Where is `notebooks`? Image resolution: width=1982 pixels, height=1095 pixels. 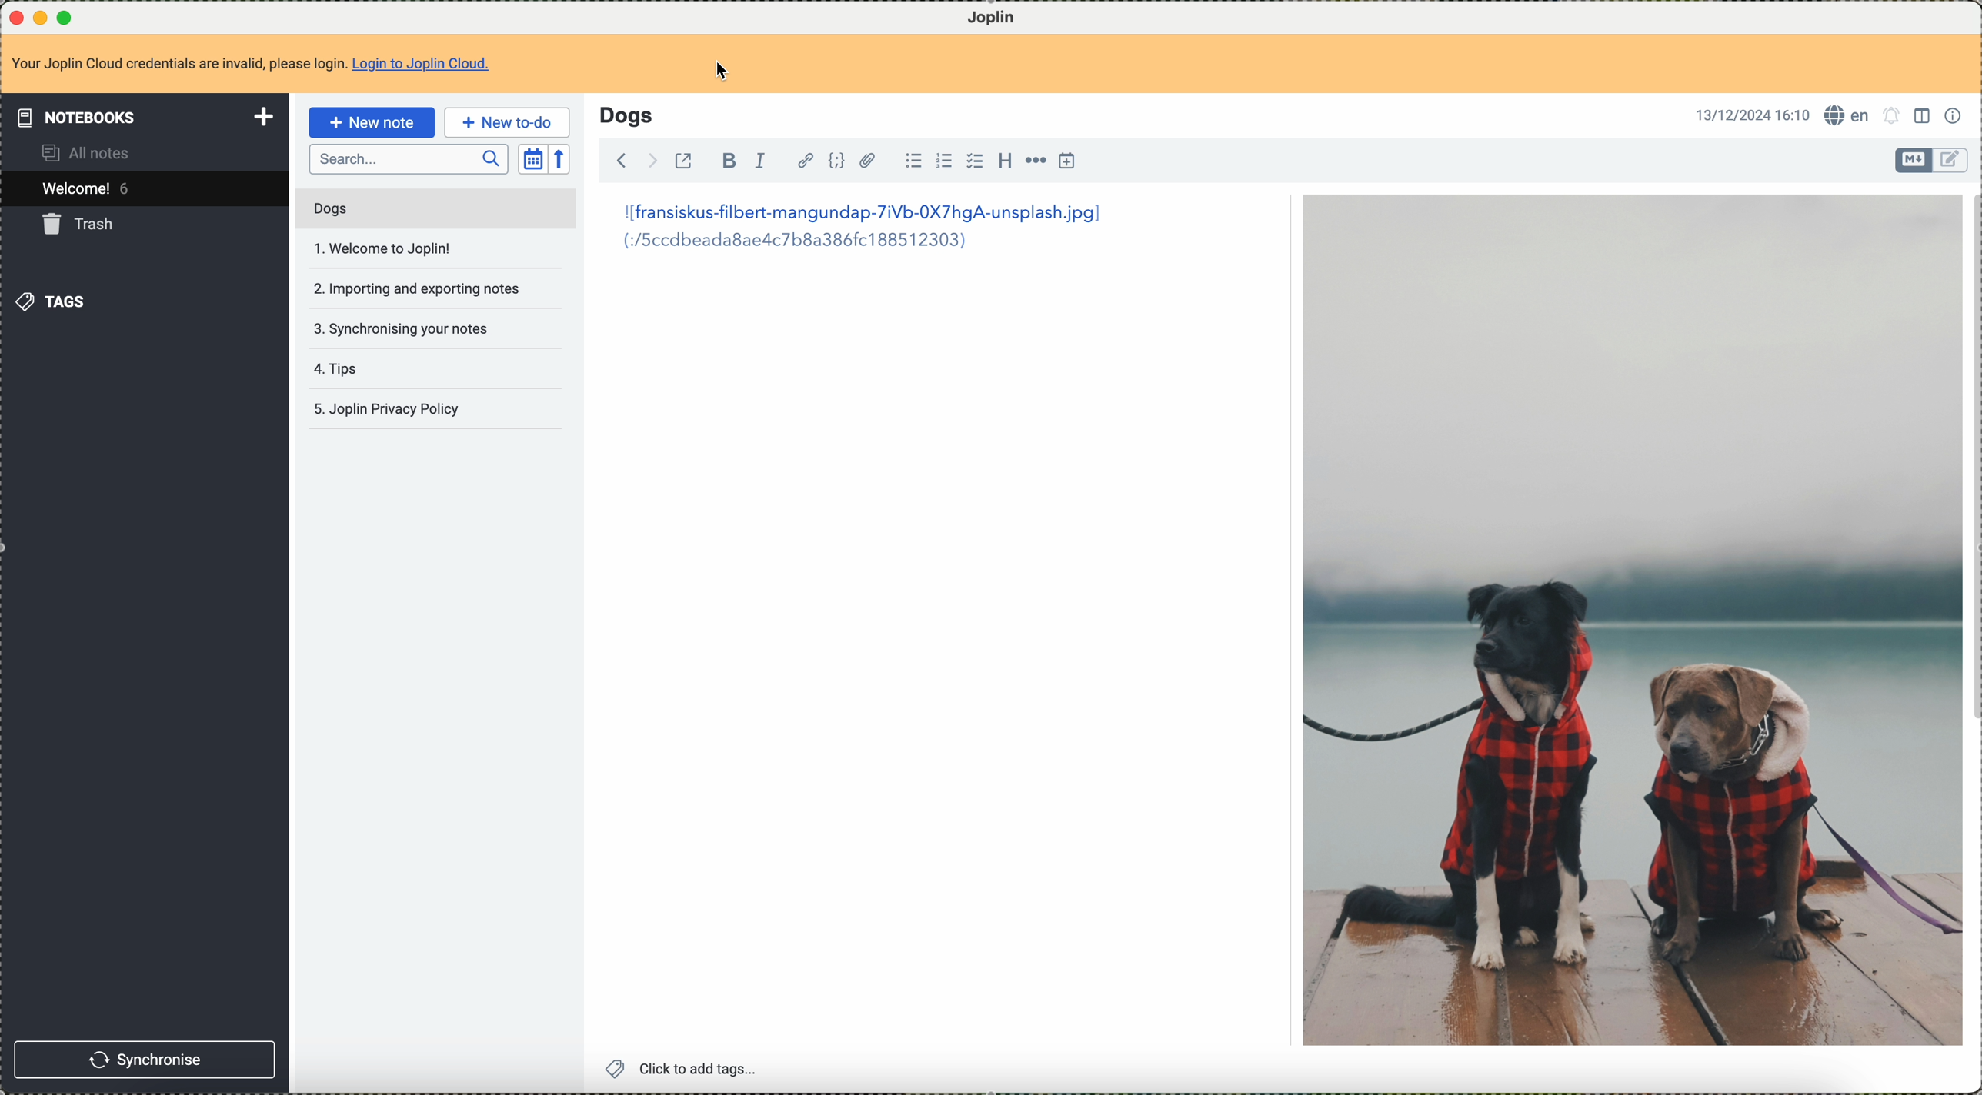
notebooks is located at coordinates (144, 115).